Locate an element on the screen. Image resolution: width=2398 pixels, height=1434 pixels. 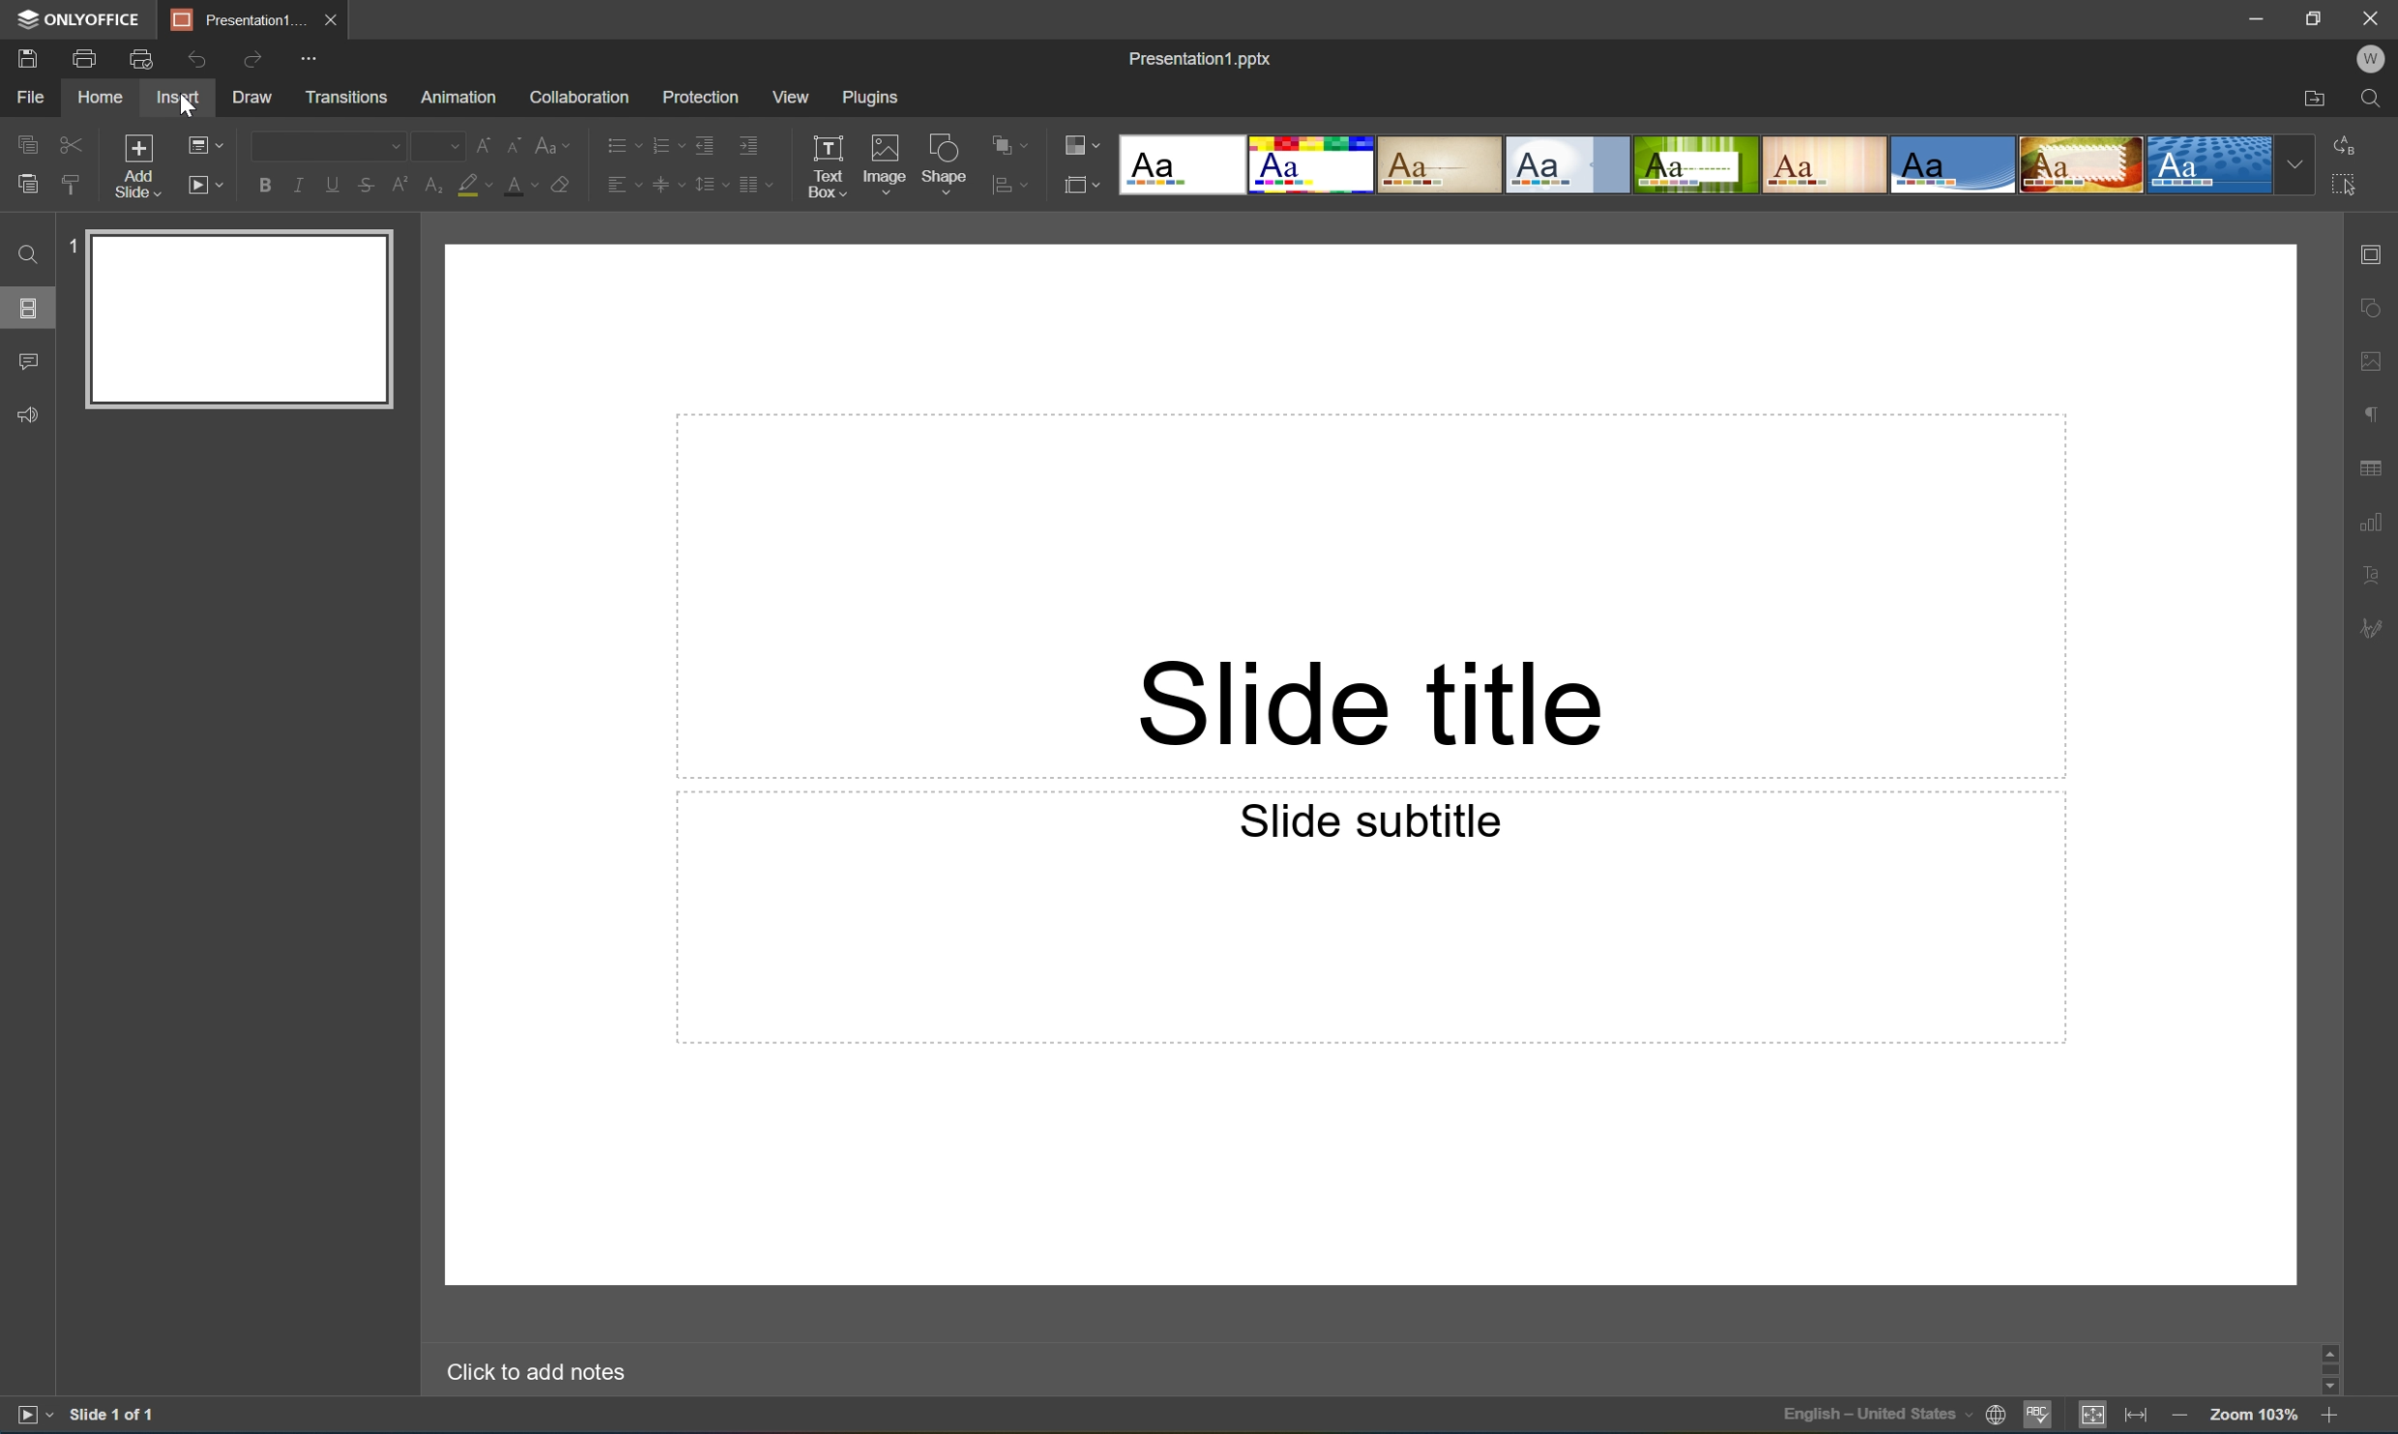
Add Slide is located at coordinates (139, 167).